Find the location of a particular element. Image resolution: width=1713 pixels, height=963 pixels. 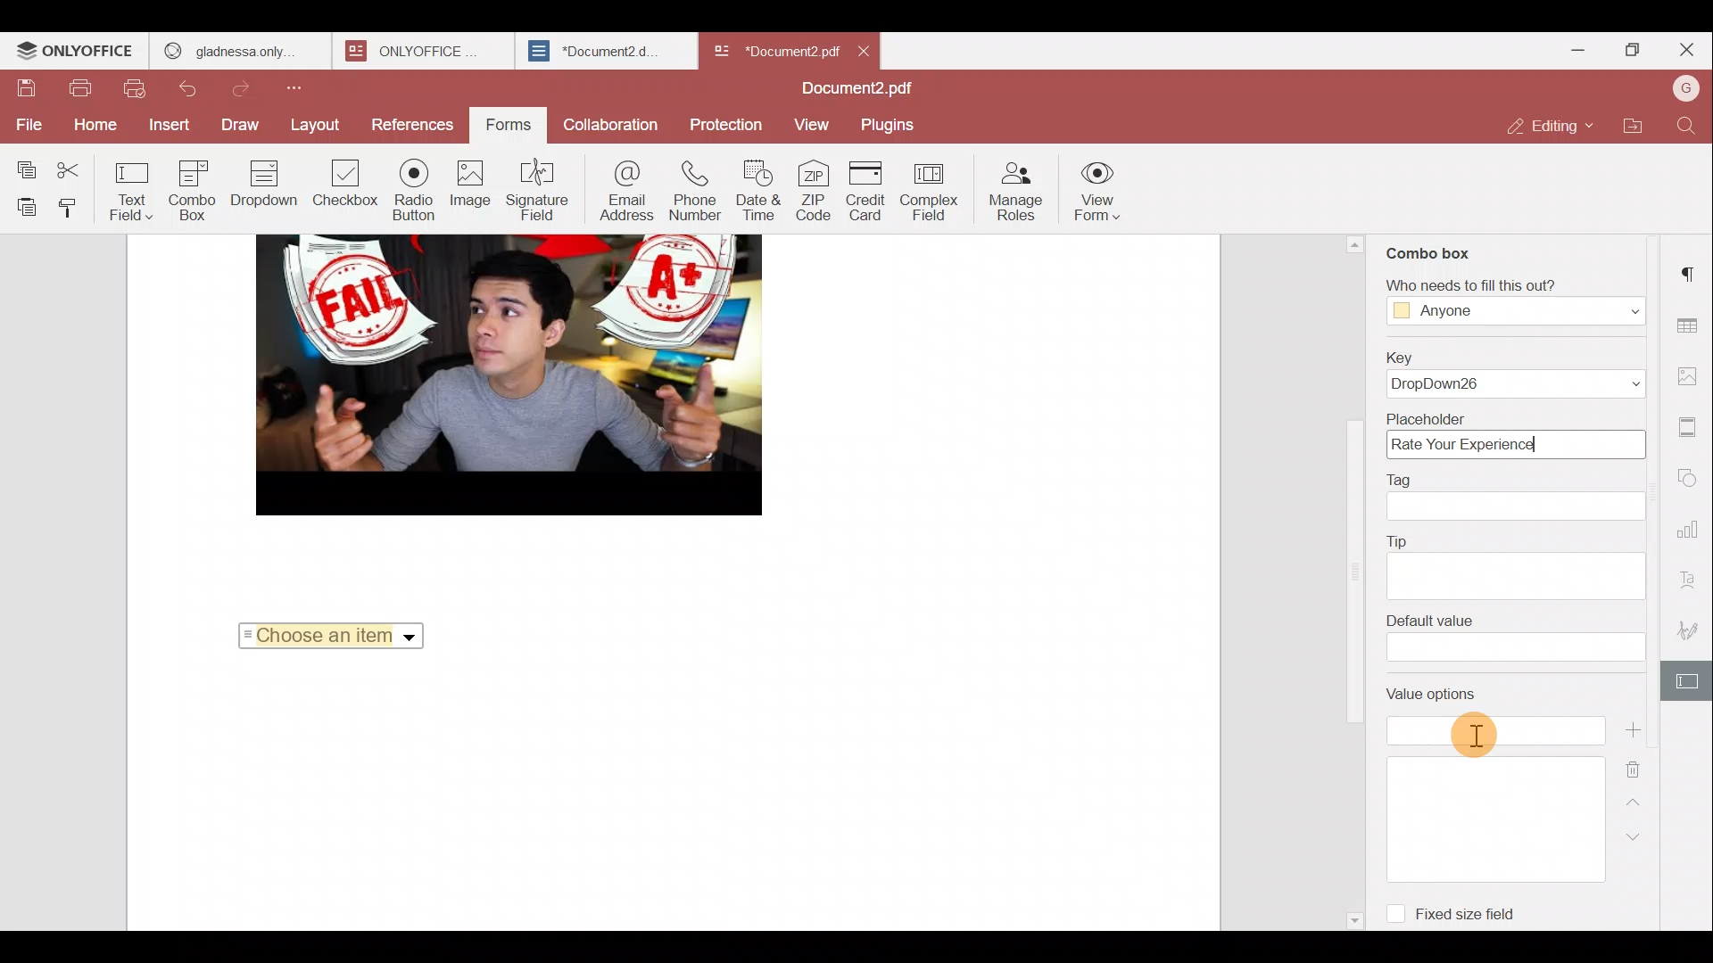

Copy style is located at coordinates (77, 208).